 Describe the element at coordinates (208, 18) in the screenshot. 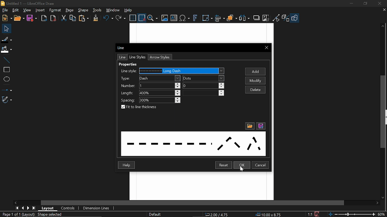

I see `Transformations` at that location.